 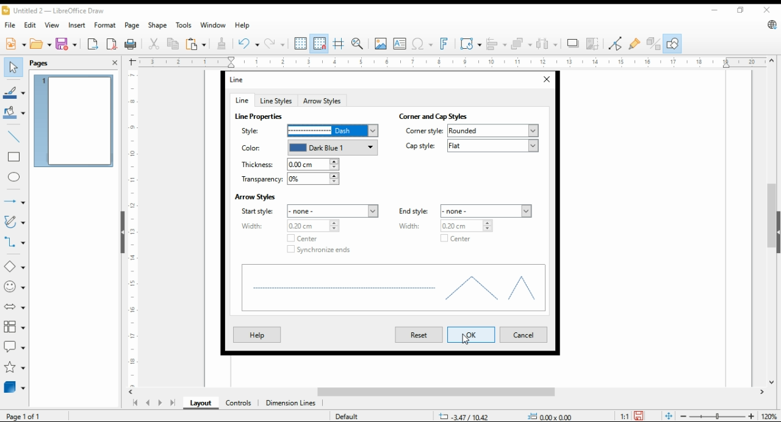 What do you see at coordinates (274, 43) in the screenshot?
I see `redo` at bounding box center [274, 43].